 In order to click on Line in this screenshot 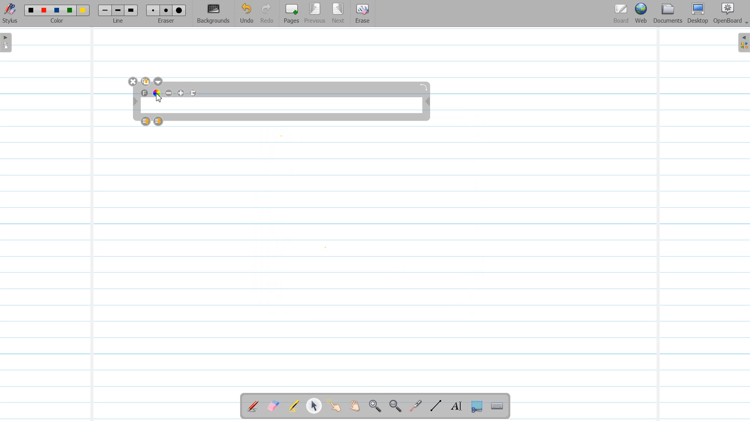, I will do `click(119, 13)`.